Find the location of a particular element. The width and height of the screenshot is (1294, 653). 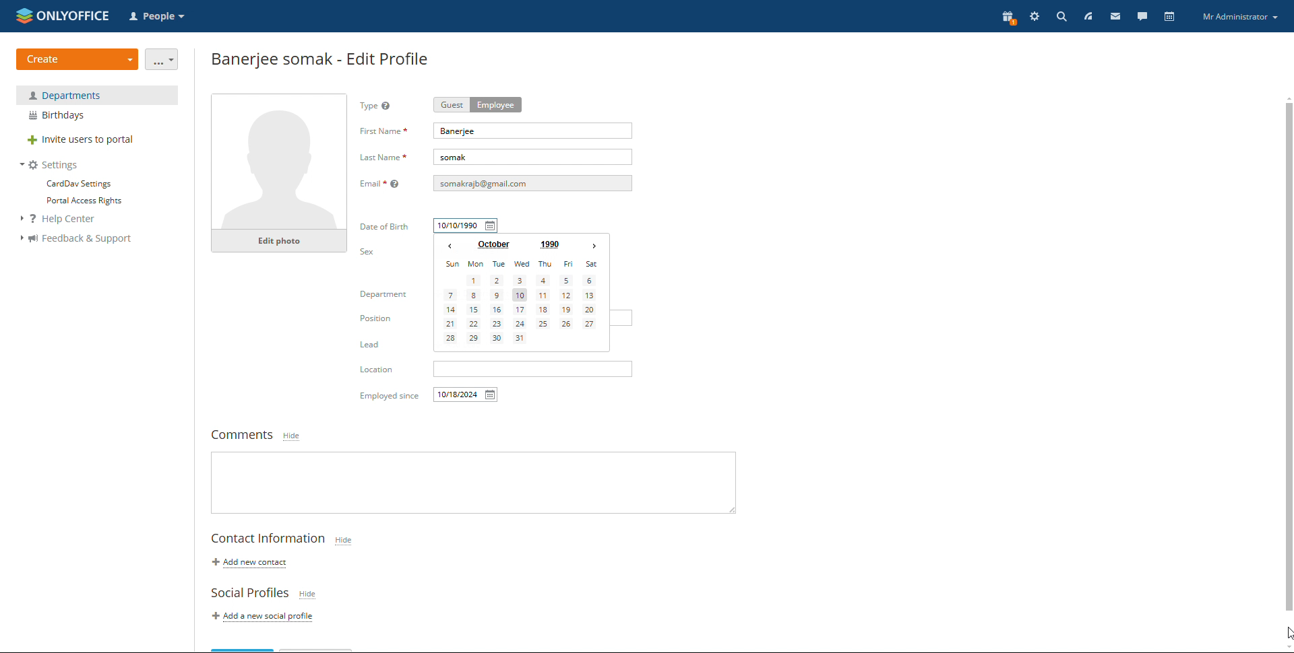

profile is located at coordinates (1240, 18).